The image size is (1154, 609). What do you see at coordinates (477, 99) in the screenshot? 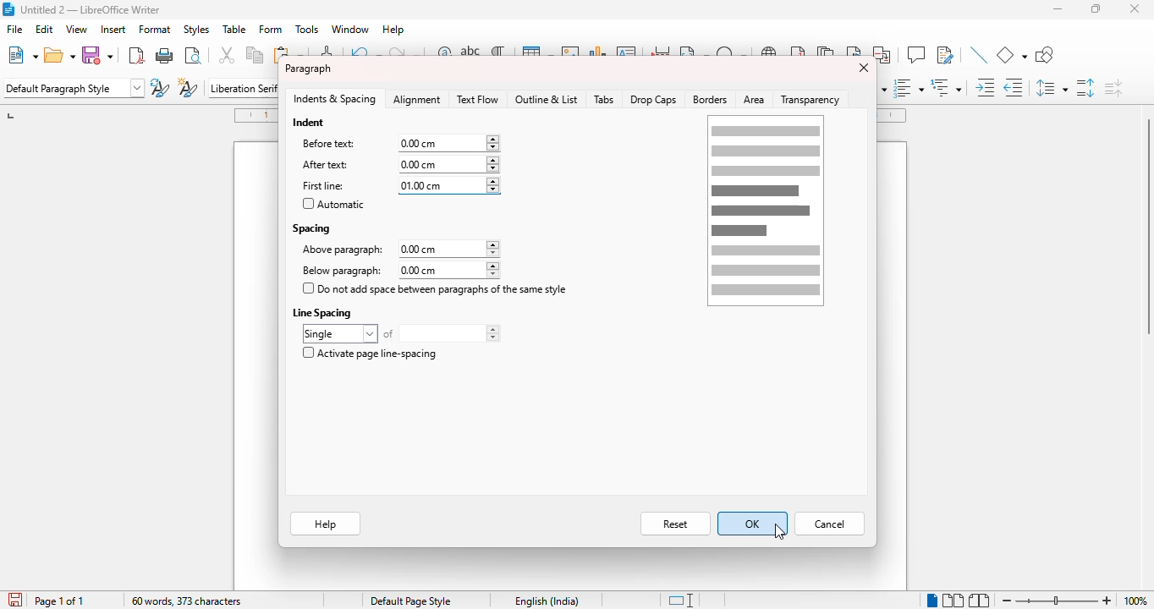
I see `text flow` at bounding box center [477, 99].